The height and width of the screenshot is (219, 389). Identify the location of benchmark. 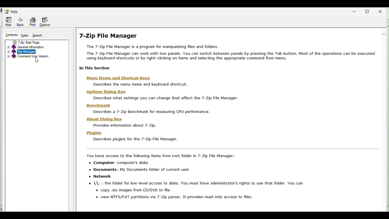
(100, 106).